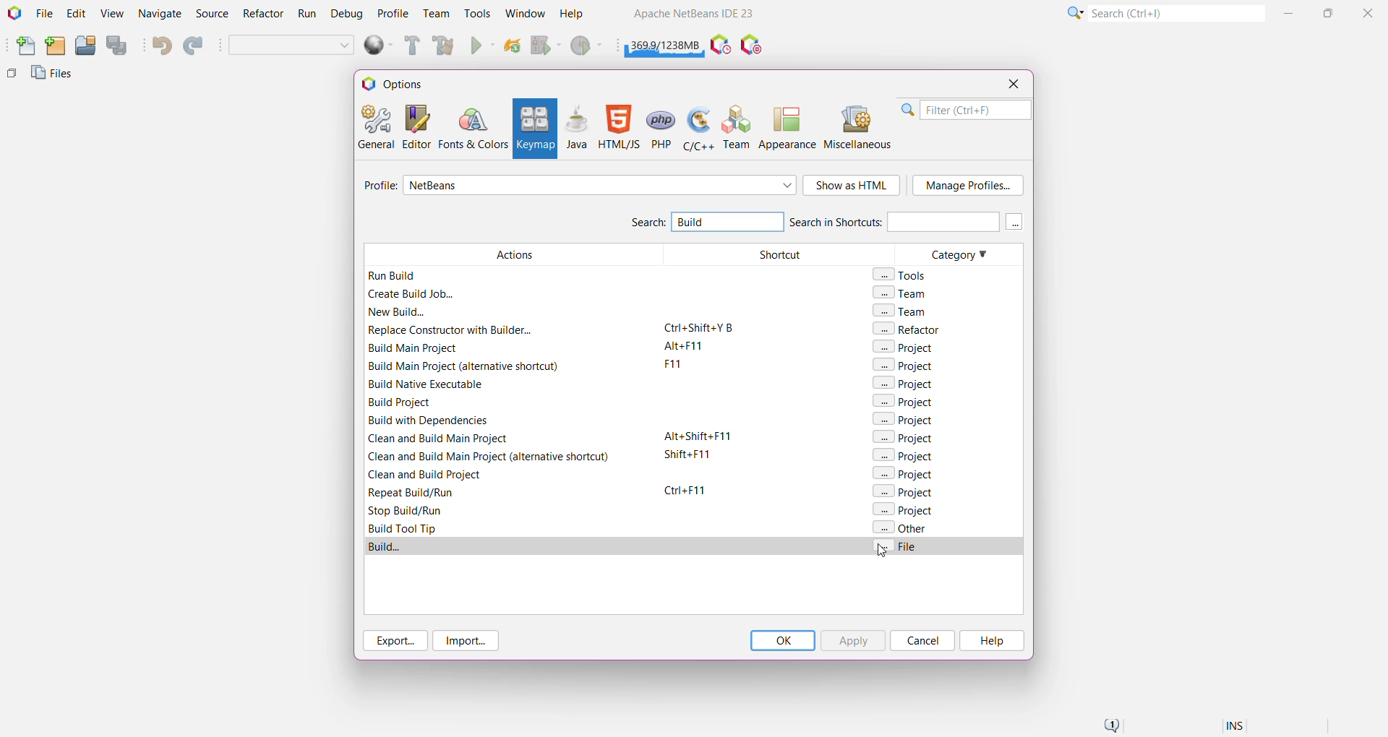 This screenshot has height=737, width=1388. I want to click on Team, so click(737, 127).